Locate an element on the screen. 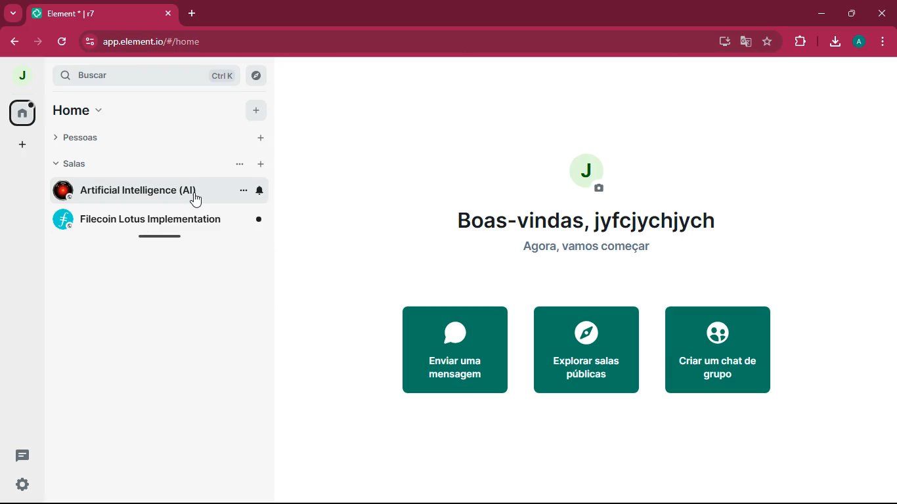 The height and width of the screenshot is (504, 897). enviar uma mensagem is located at coordinates (453, 350).